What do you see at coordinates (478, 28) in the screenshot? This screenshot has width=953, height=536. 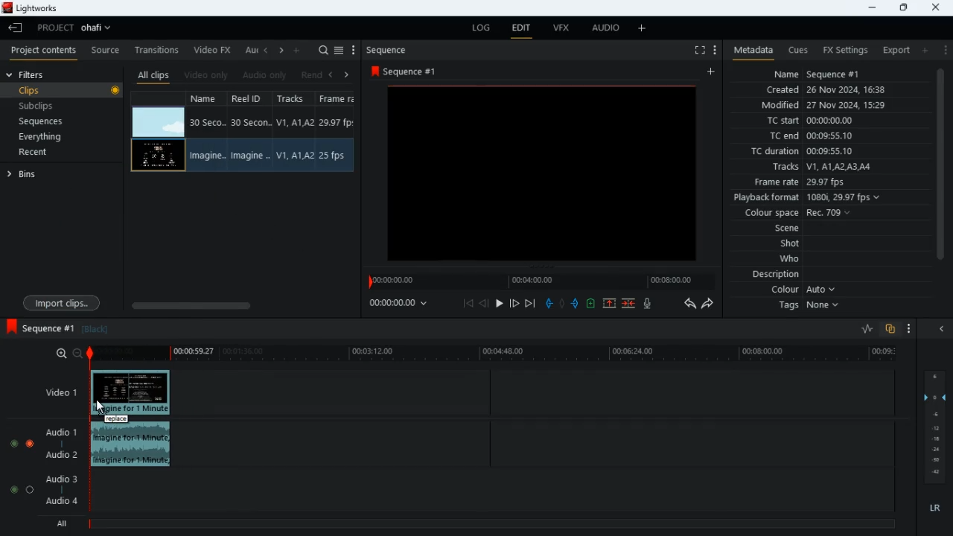 I see `log` at bounding box center [478, 28].